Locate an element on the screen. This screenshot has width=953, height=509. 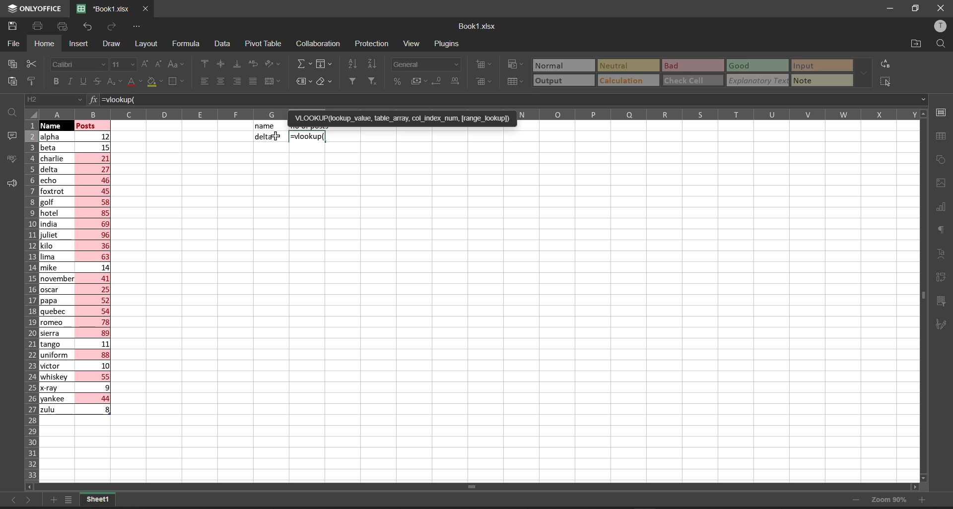
book name is located at coordinates (476, 26).